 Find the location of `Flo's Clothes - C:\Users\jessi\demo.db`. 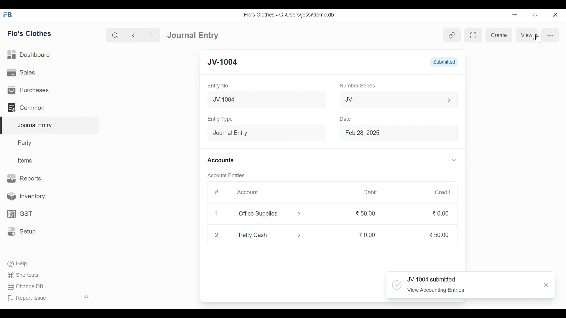

Flo's Clothes - C:\Users\jessi\demo.db is located at coordinates (290, 15).